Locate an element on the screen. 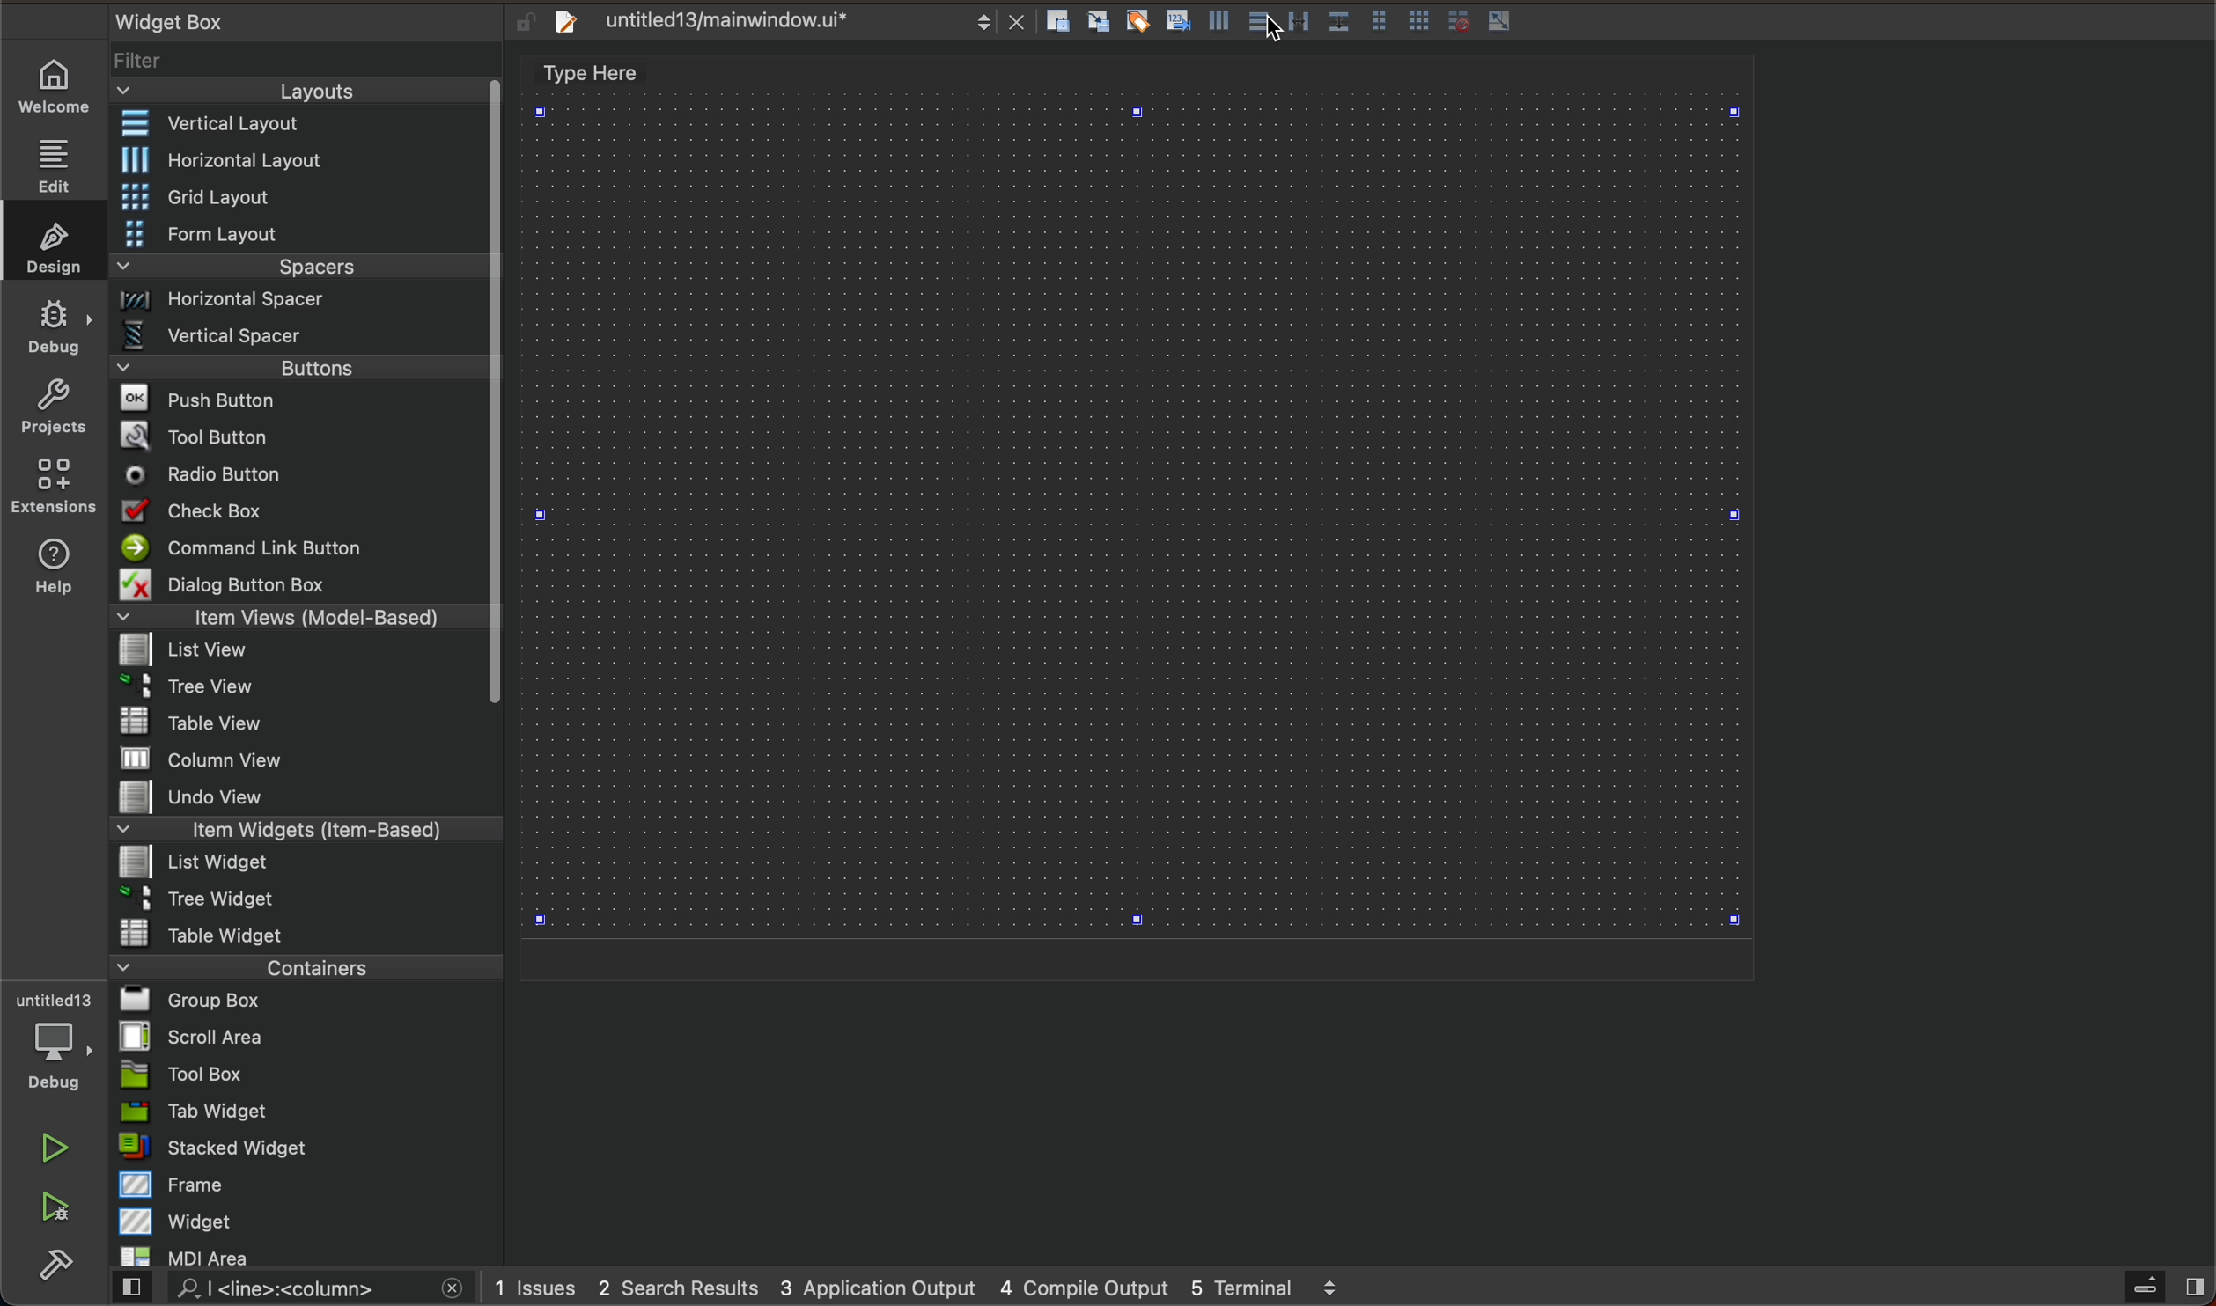 Image resolution: width=2216 pixels, height=1306 pixels. column view is located at coordinates (306, 758).